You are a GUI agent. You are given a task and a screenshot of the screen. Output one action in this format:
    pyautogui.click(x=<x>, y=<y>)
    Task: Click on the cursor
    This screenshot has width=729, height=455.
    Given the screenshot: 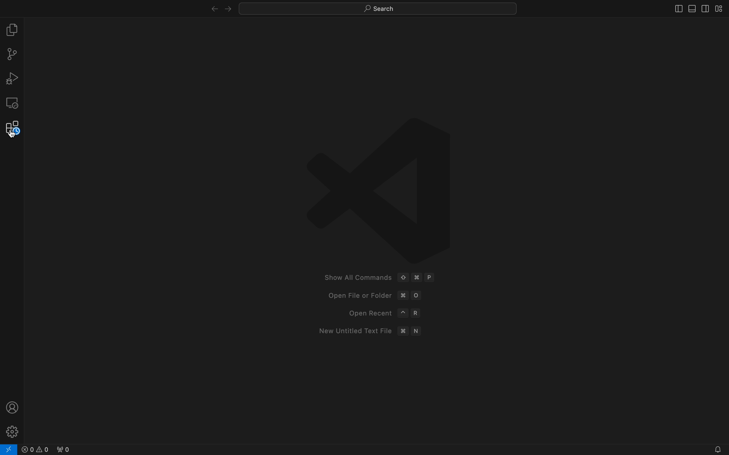 What is the action you would take?
    pyautogui.click(x=12, y=134)
    